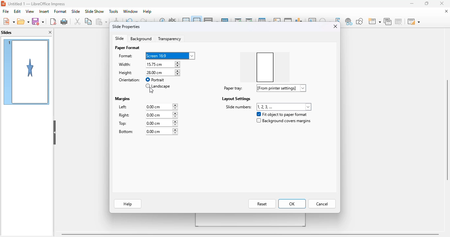 This screenshot has width=450, height=237. I want to click on decrease left margin, so click(176, 109).